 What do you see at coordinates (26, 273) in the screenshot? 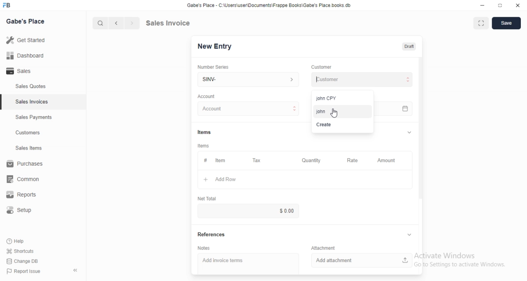
I see `PP Report Issue.` at bounding box center [26, 273].